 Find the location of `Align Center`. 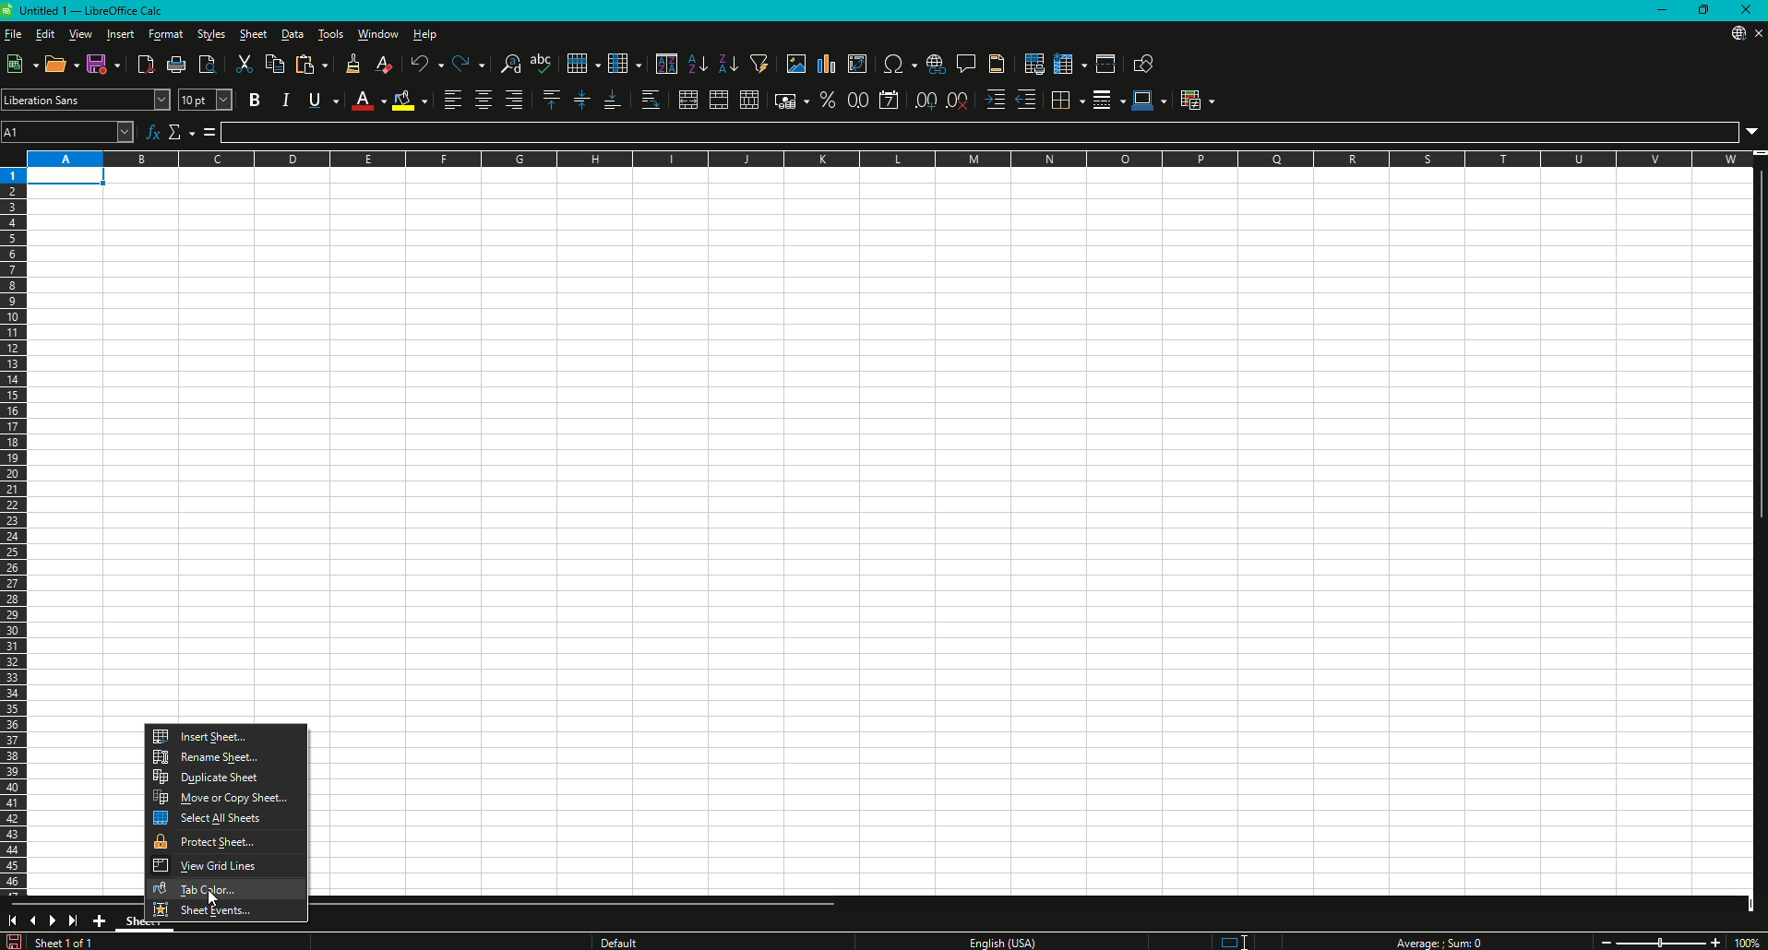

Align Center is located at coordinates (483, 100).